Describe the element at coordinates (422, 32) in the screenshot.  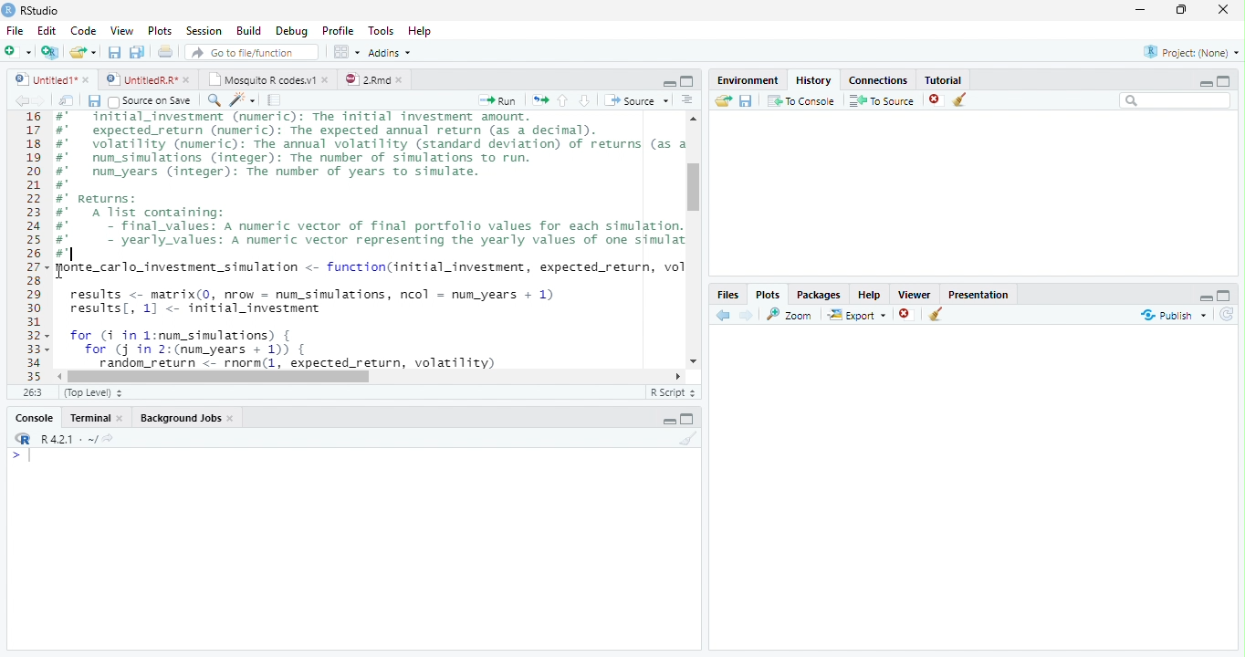
I see `Help` at that location.